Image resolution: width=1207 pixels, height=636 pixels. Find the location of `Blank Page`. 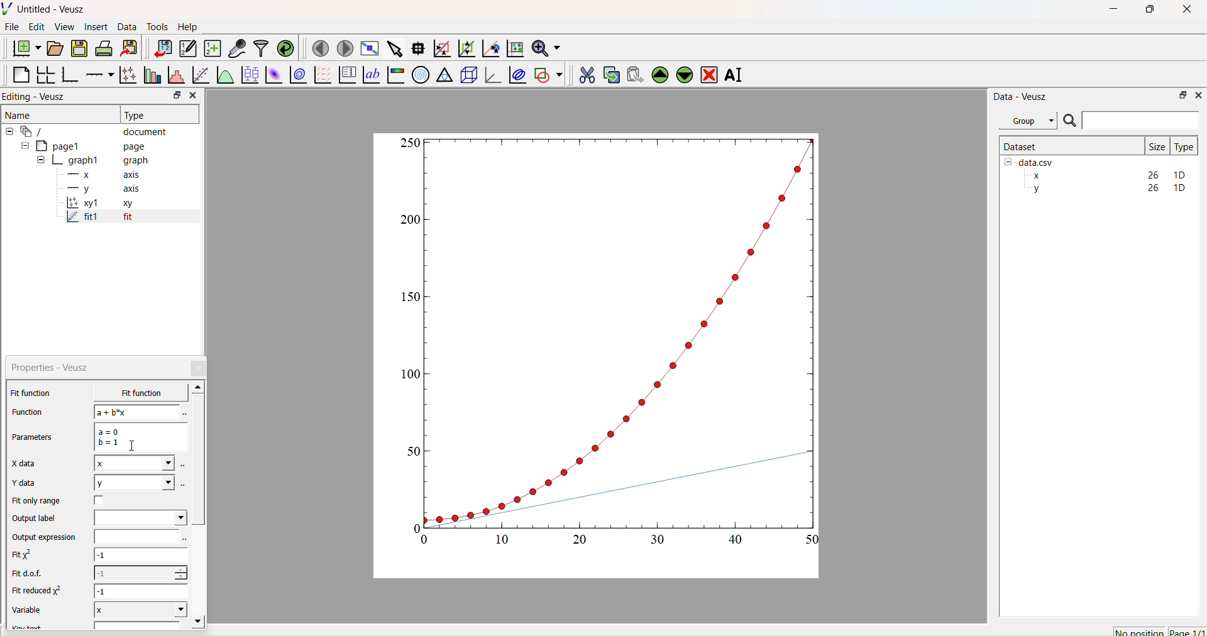

Blank Page is located at coordinates (21, 75).